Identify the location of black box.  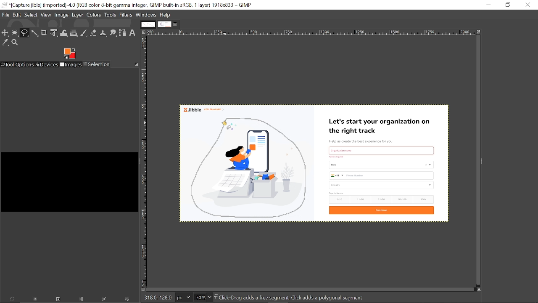
(69, 178).